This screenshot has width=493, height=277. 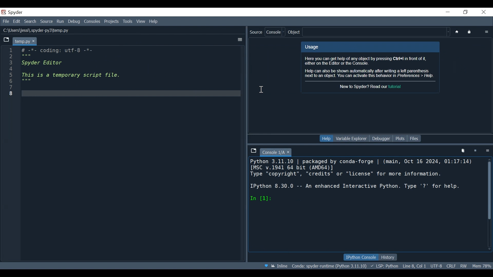 What do you see at coordinates (483, 12) in the screenshot?
I see `Close` at bounding box center [483, 12].